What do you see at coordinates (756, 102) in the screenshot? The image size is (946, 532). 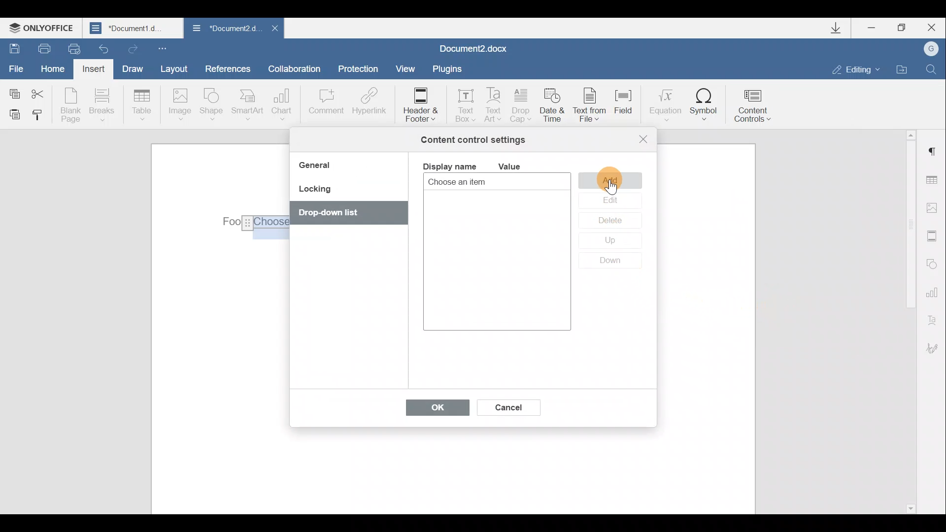 I see `Content controls` at bounding box center [756, 102].